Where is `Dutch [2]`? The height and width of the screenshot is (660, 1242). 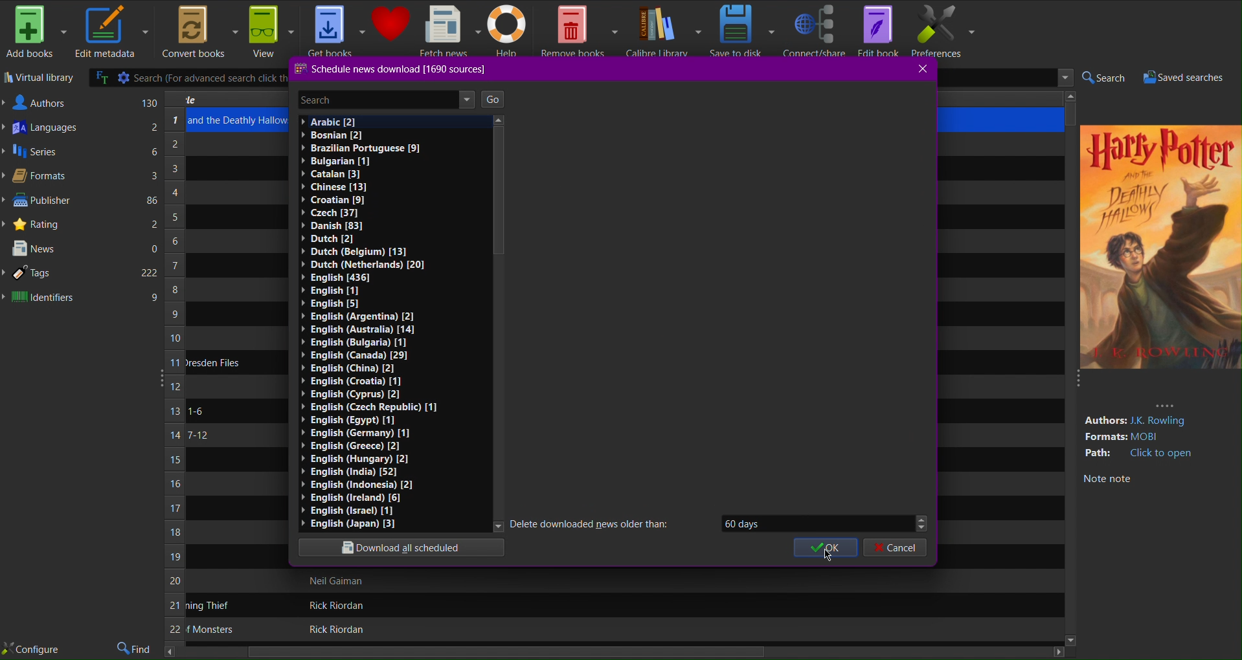 Dutch [2] is located at coordinates (330, 237).